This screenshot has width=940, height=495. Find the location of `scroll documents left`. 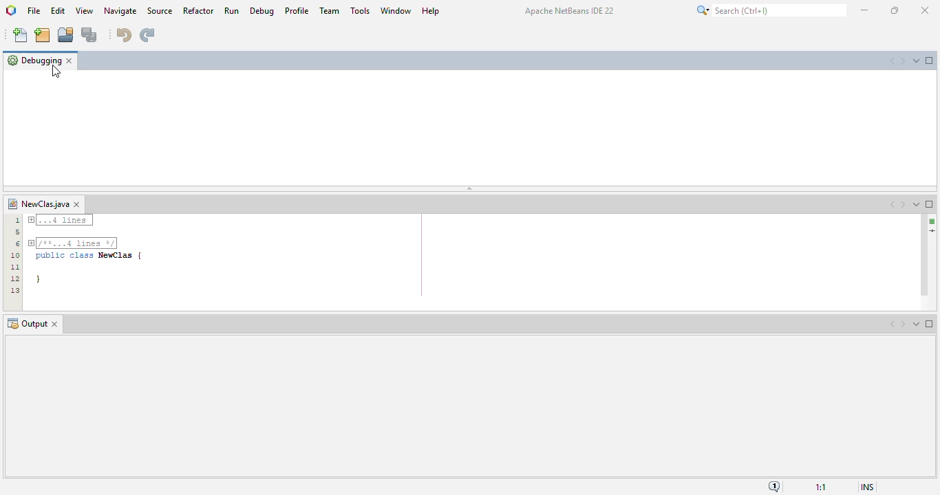

scroll documents left is located at coordinates (893, 324).